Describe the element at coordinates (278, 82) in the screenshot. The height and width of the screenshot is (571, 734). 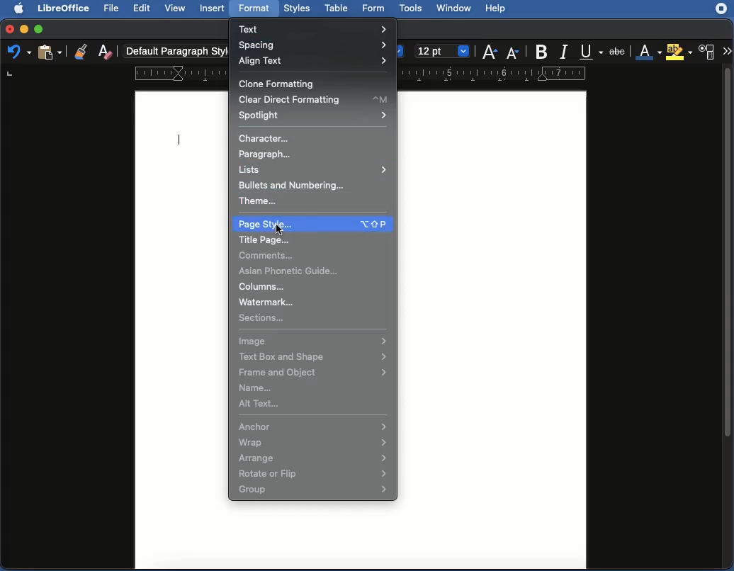
I see `Clone formatting` at that location.